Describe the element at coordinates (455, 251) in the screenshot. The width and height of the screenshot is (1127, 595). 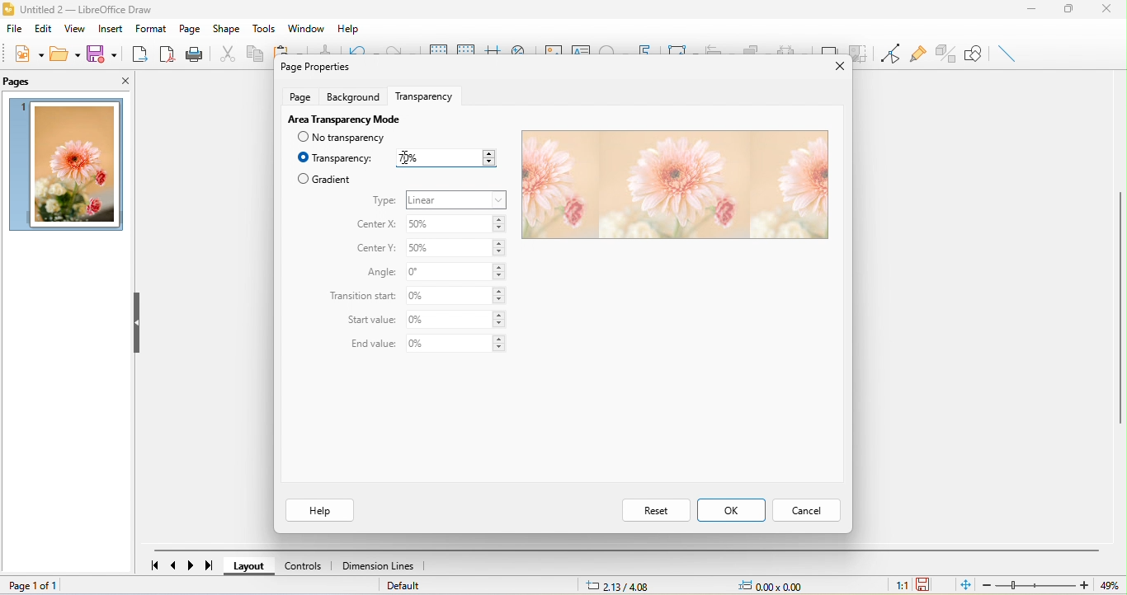
I see `50%` at that location.